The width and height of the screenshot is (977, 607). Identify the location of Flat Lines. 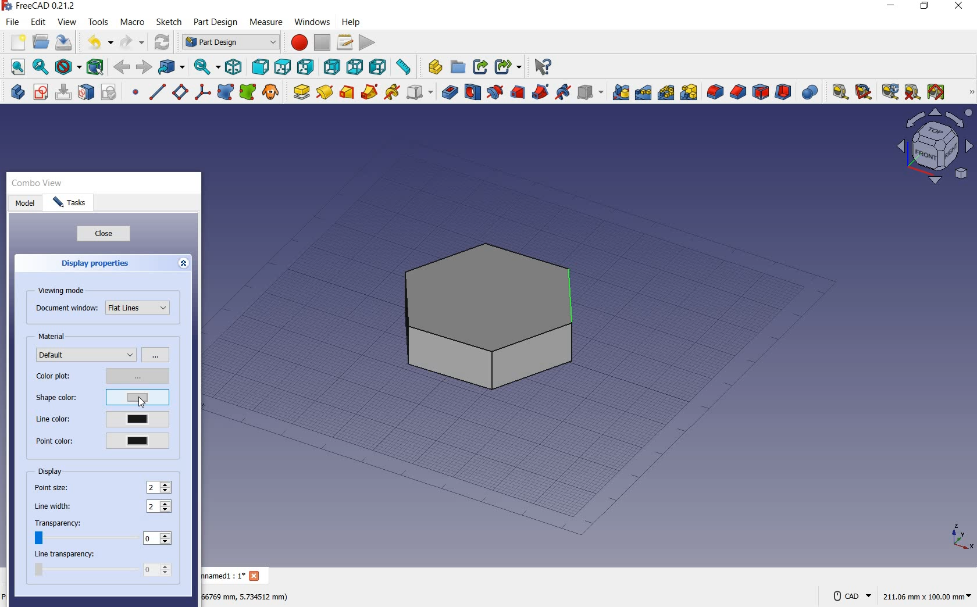
(141, 308).